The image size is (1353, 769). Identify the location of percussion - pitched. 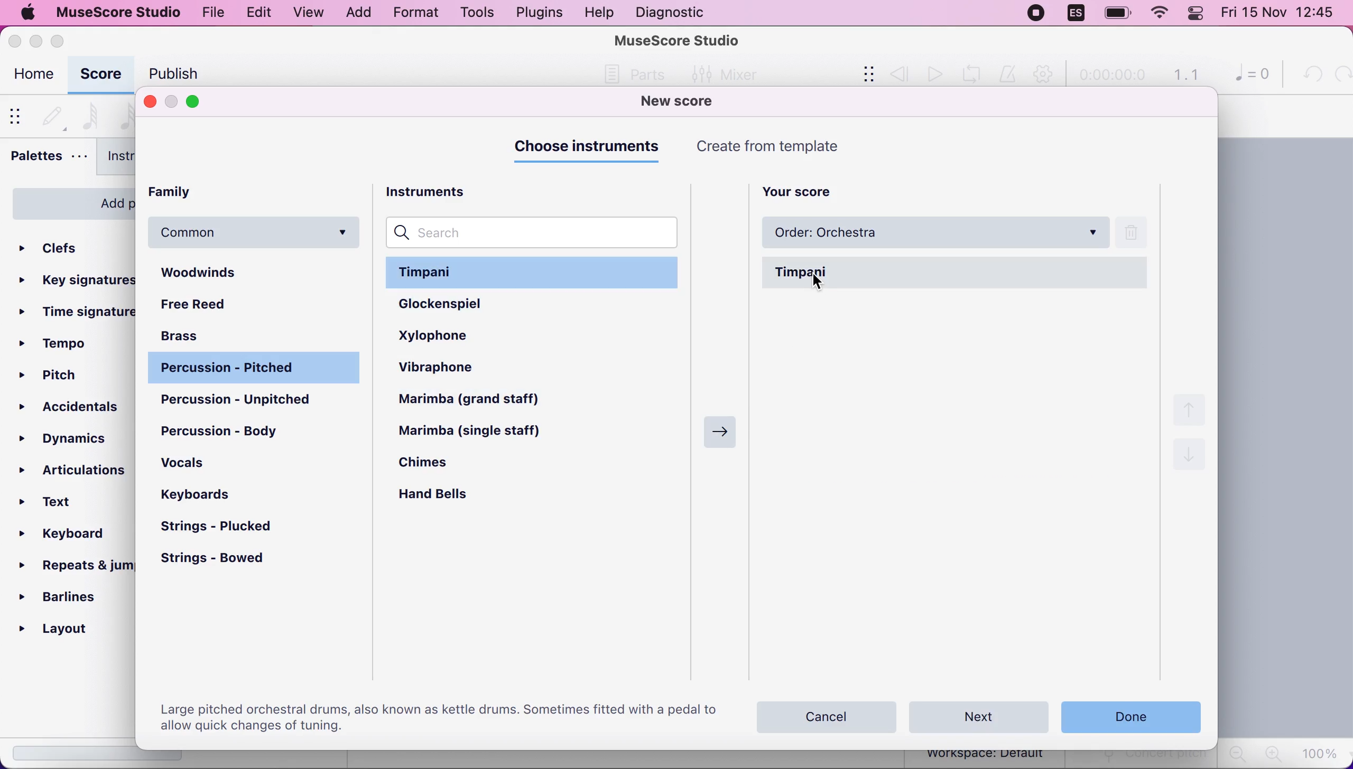
(252, 369).